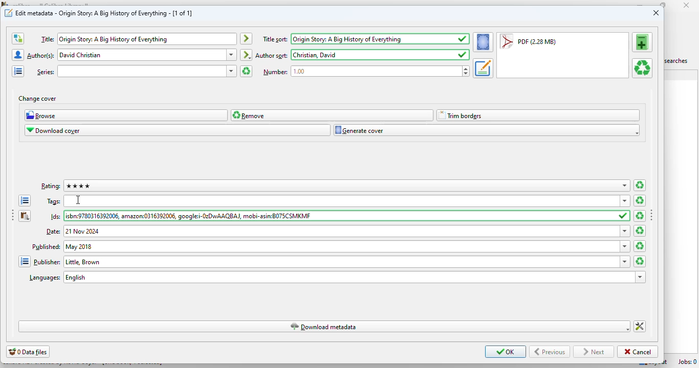  Describe the element at coordinates (538, 116) in the screenshot. I see `trim borders` at that location.